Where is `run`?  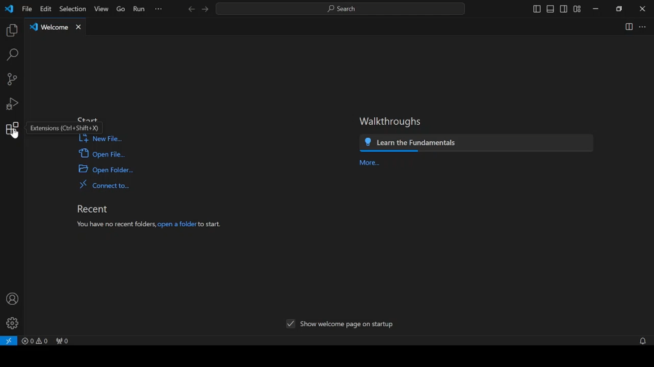 run is located at coordinates (139, 9).